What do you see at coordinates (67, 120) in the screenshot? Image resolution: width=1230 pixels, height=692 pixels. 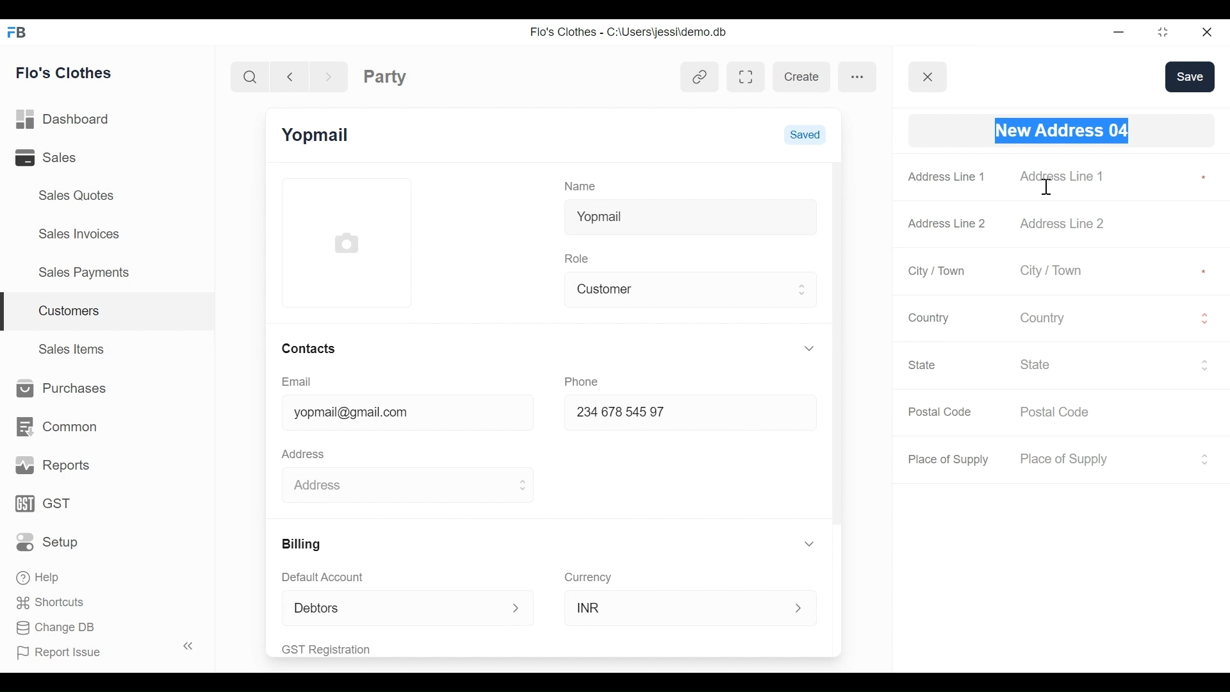 I see `Dashboard` at bounding box center [67, 120].